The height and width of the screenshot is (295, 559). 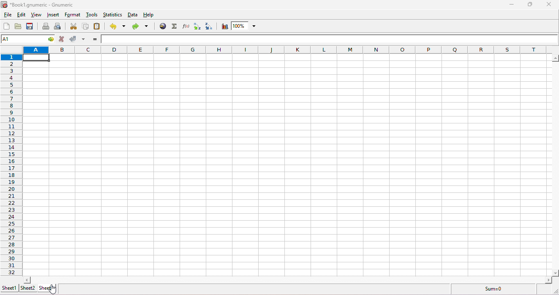 What do you see at coordinates (62, 40) in the screenshot?
I see `cancel change` at bounding box center [62, 40].